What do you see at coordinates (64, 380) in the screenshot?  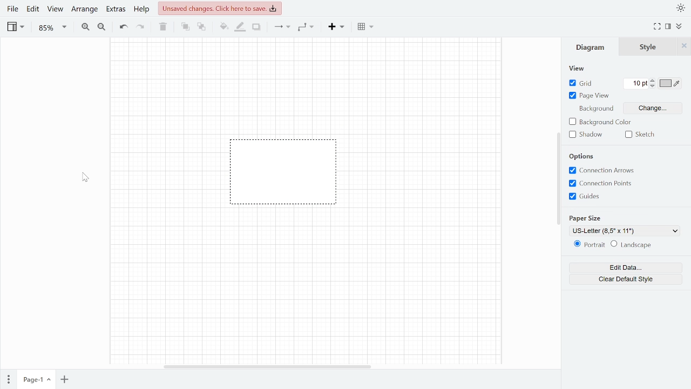 I see `Add page` at bounding box center [64, 380].